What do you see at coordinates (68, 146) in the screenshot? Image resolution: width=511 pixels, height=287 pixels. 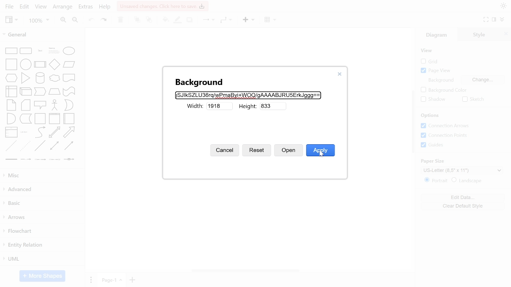 I see `general shapes` at bounding box center [68, 146].